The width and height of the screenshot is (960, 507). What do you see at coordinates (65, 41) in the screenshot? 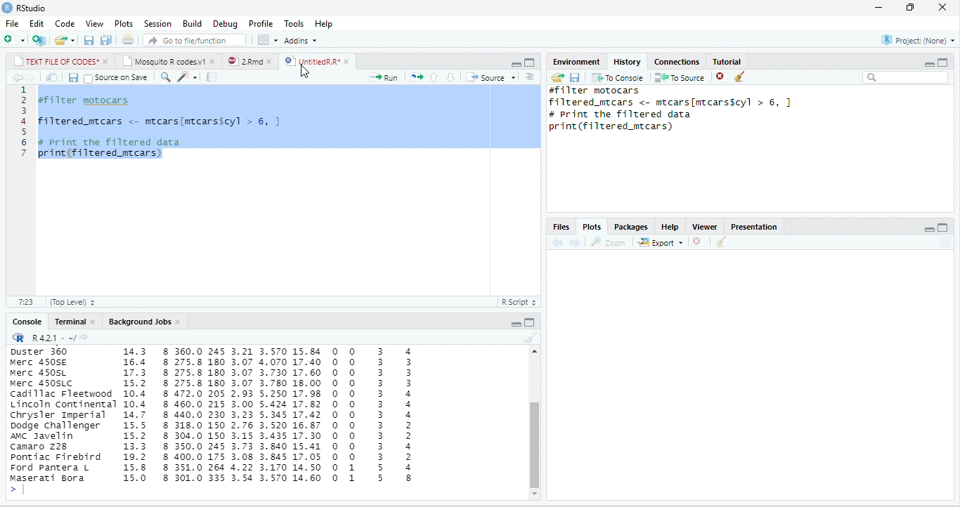
I see `open file` at bounding box center [65, 41].